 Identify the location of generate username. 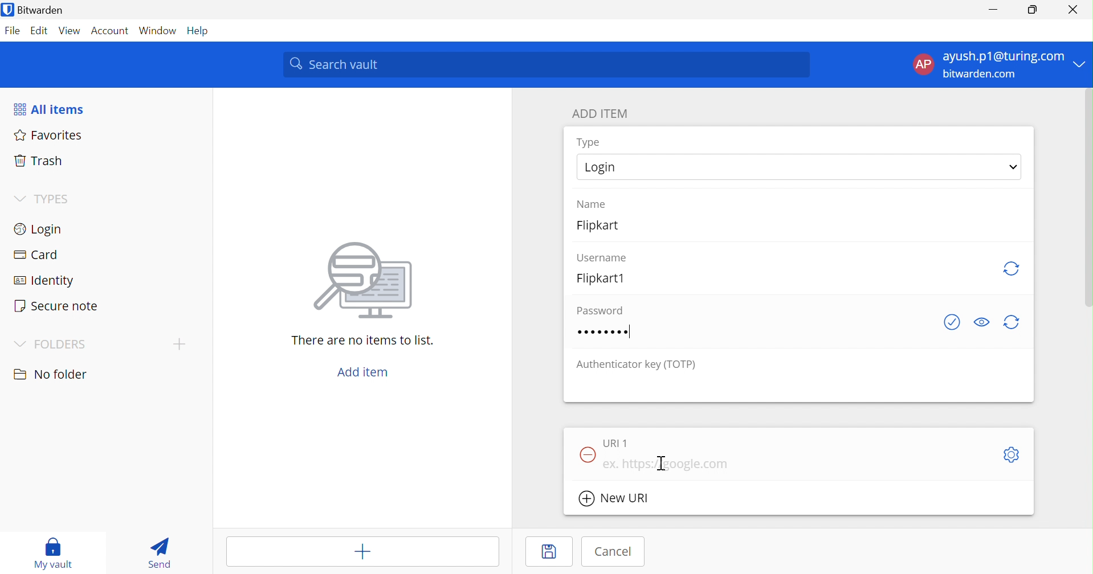
(1012, 267).